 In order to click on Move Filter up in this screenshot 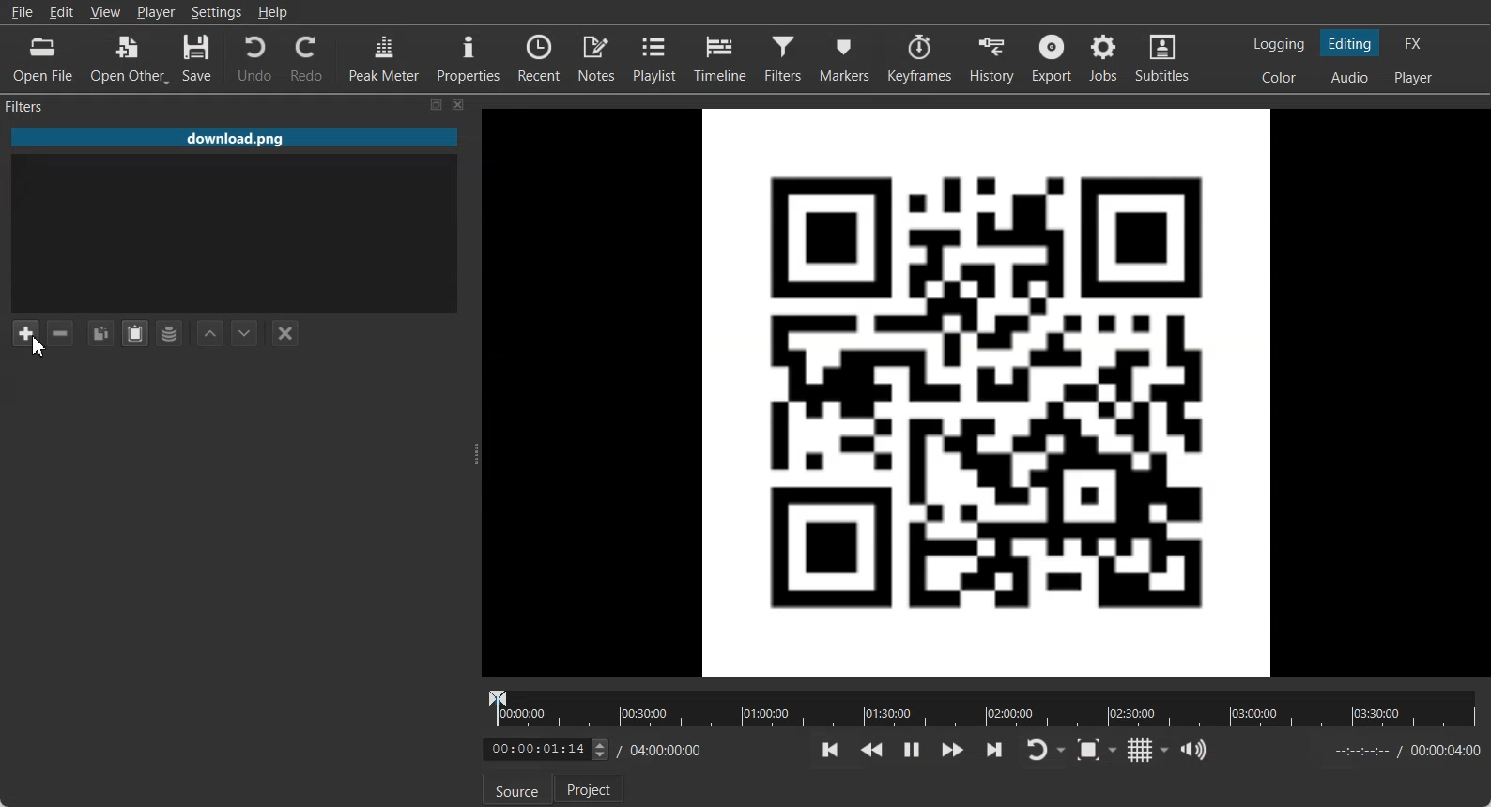, I will do `click(210, 334)`.